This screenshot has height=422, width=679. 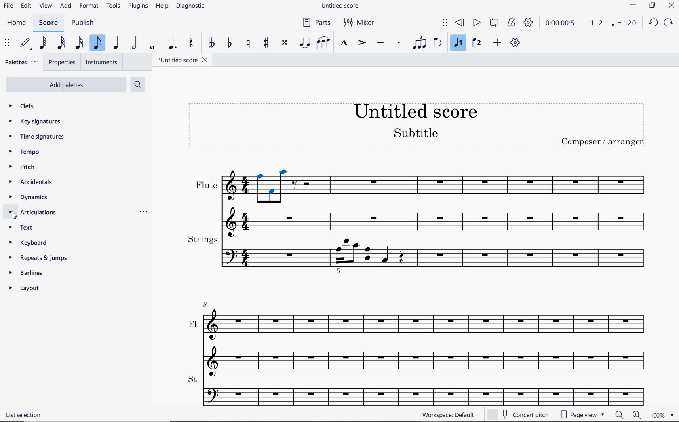 What do you see at coordinates (26, 272) in the screenshot?
I see `barlines` at bounding box center [26, 272].